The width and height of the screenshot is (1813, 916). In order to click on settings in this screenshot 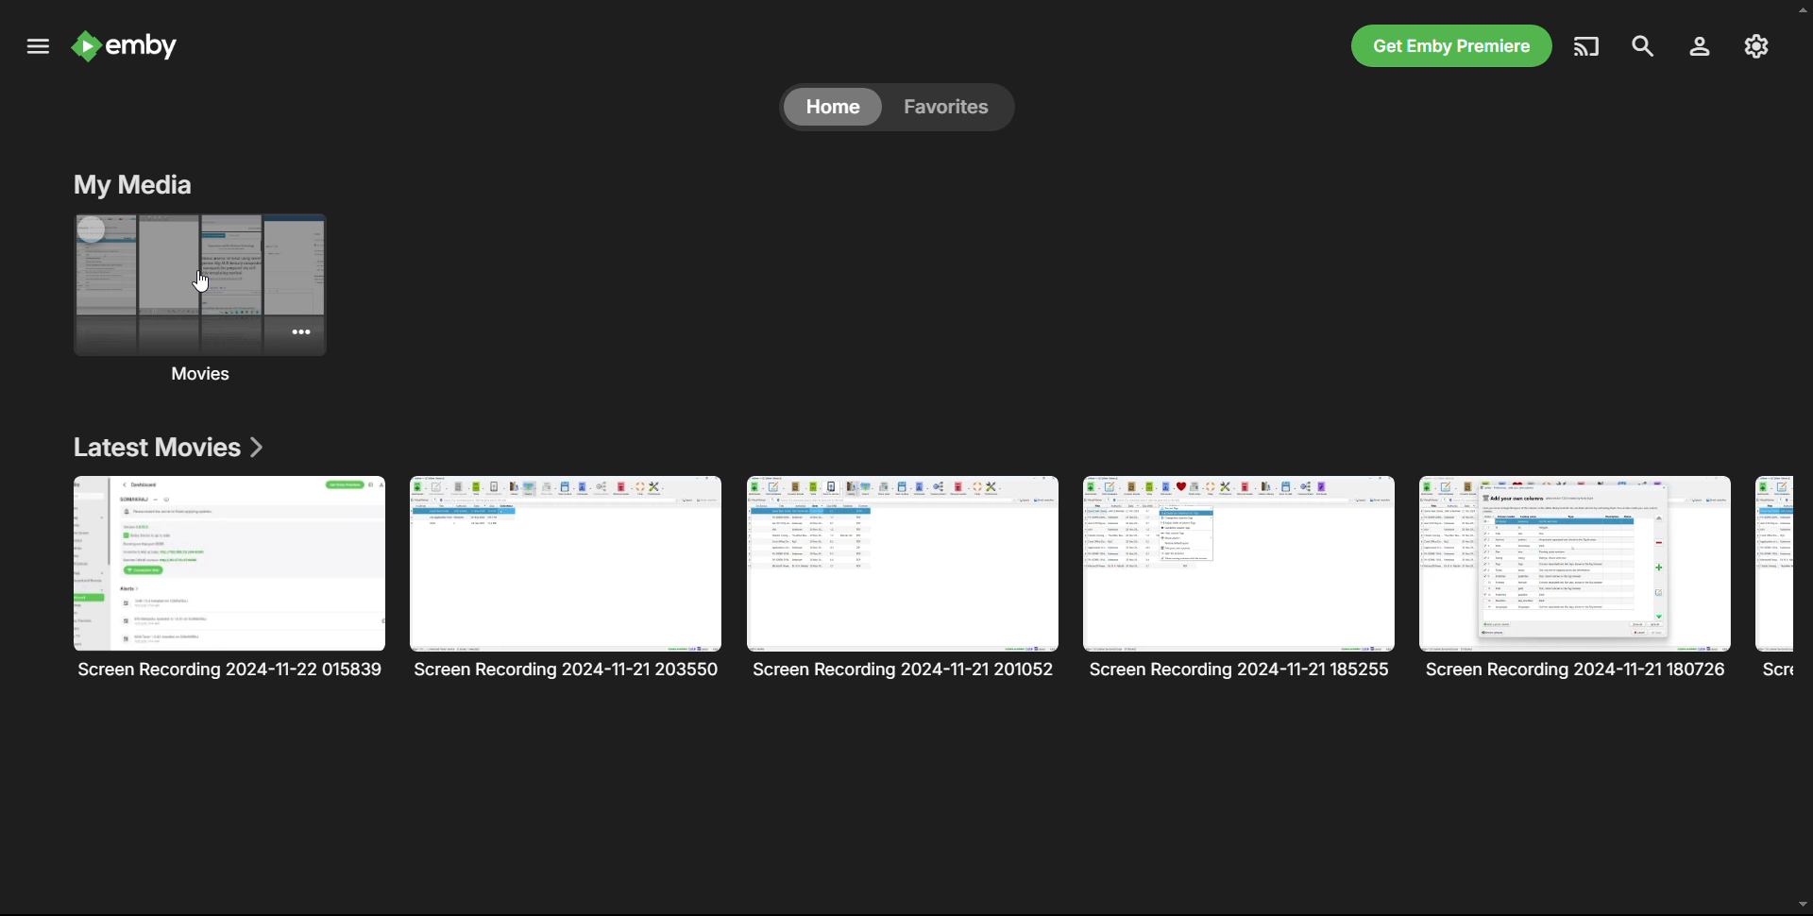, I will do `click(1755, 47)`.